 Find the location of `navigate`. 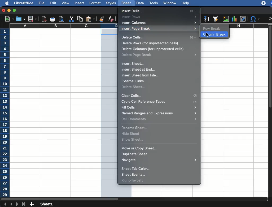

navigate is located at coordinates (160, 161).